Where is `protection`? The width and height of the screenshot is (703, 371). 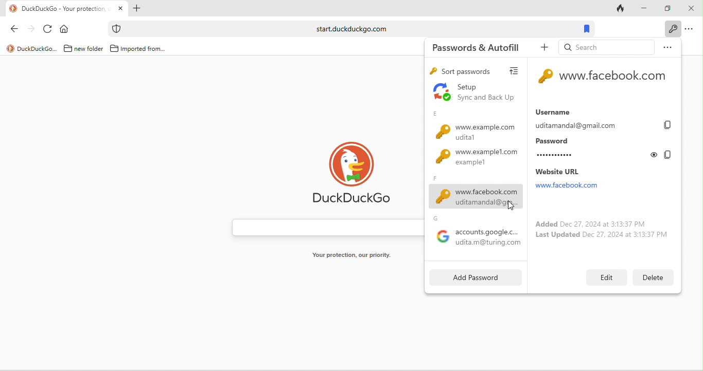
protection is located at coordinates (116, 29).